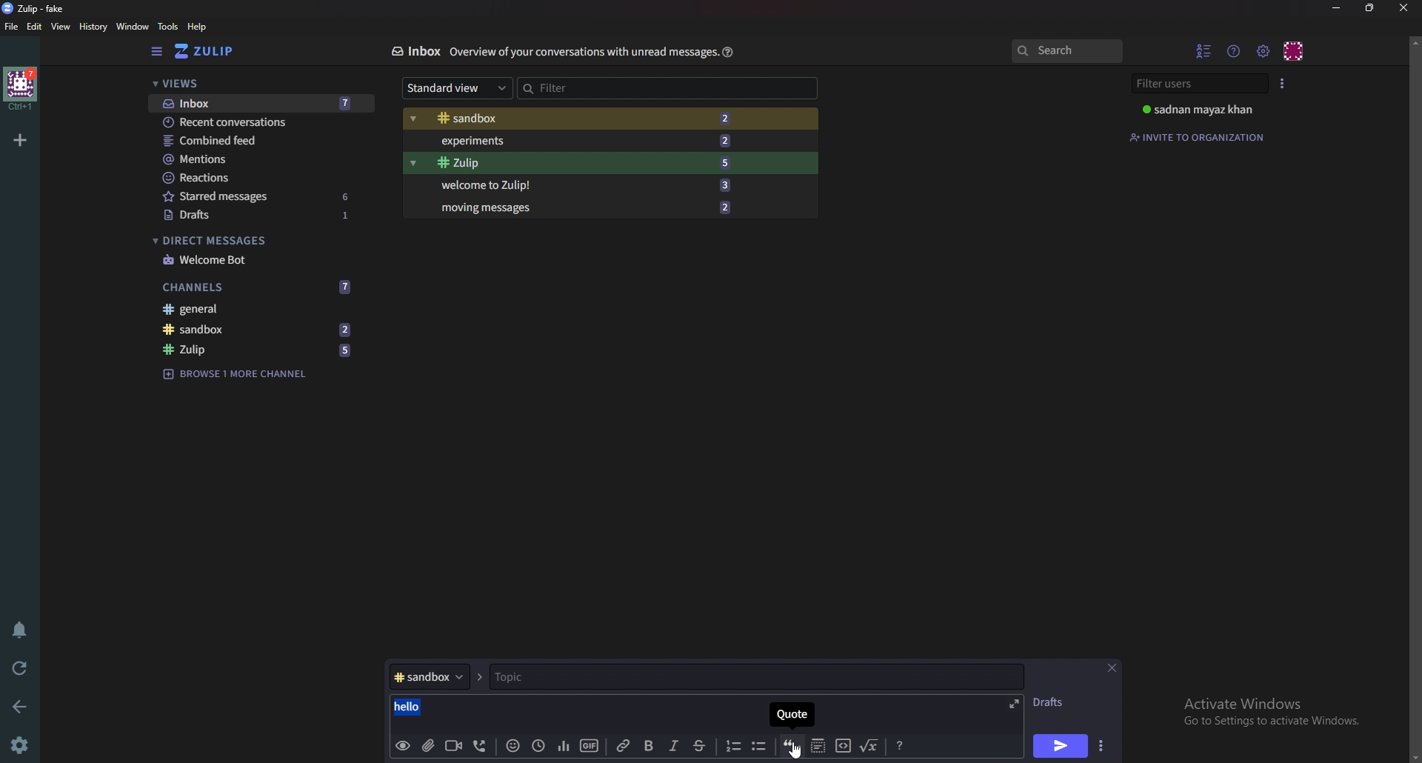  I want to click on Enable do not disturb, so click(18, 630).